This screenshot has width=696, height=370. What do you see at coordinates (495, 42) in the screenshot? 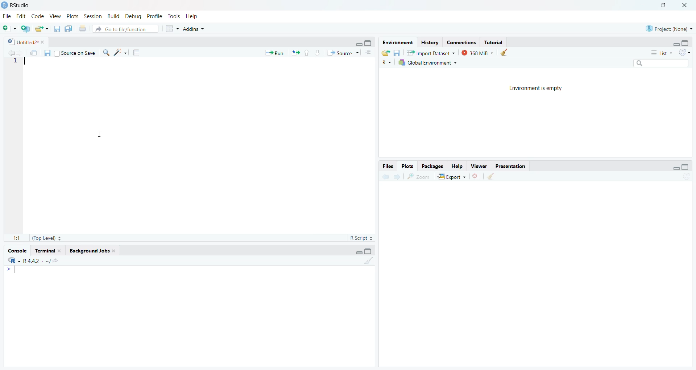
I see `Tutorial` at bounding box center [495, 42].